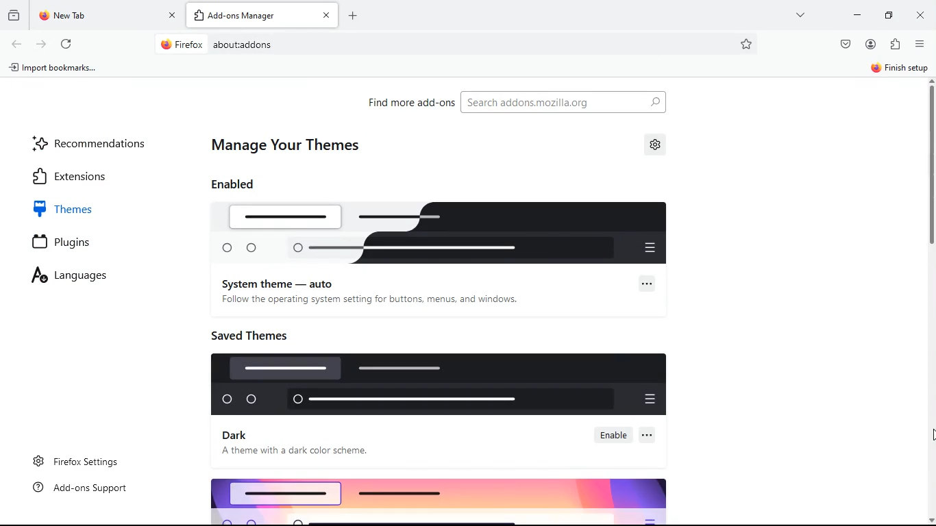 Image resolution: width=936 pixels, height=526 pixels. I want to click on pocket, so click(847, 46).